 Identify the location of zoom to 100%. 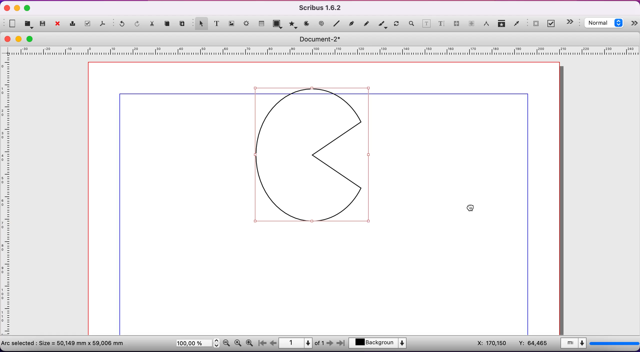
(238, 344).